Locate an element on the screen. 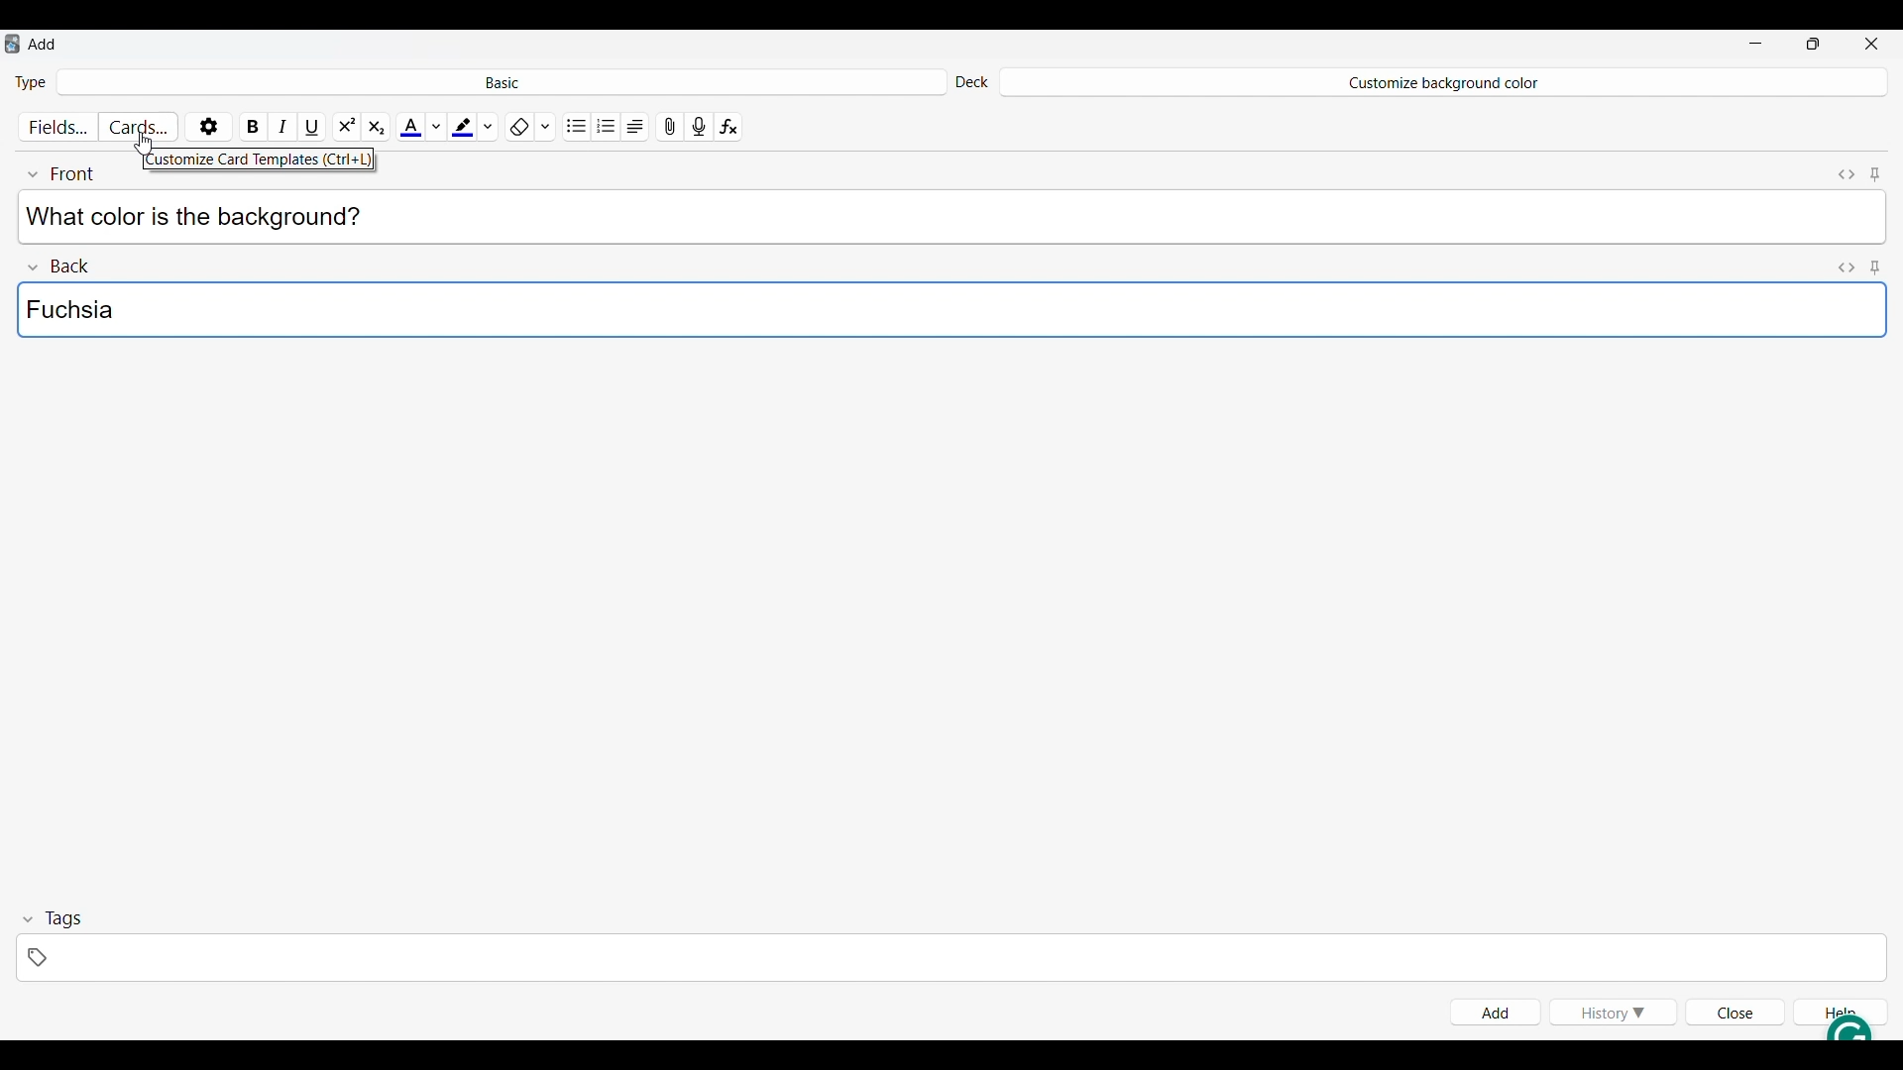   is located at coordinates (1614, 1012).